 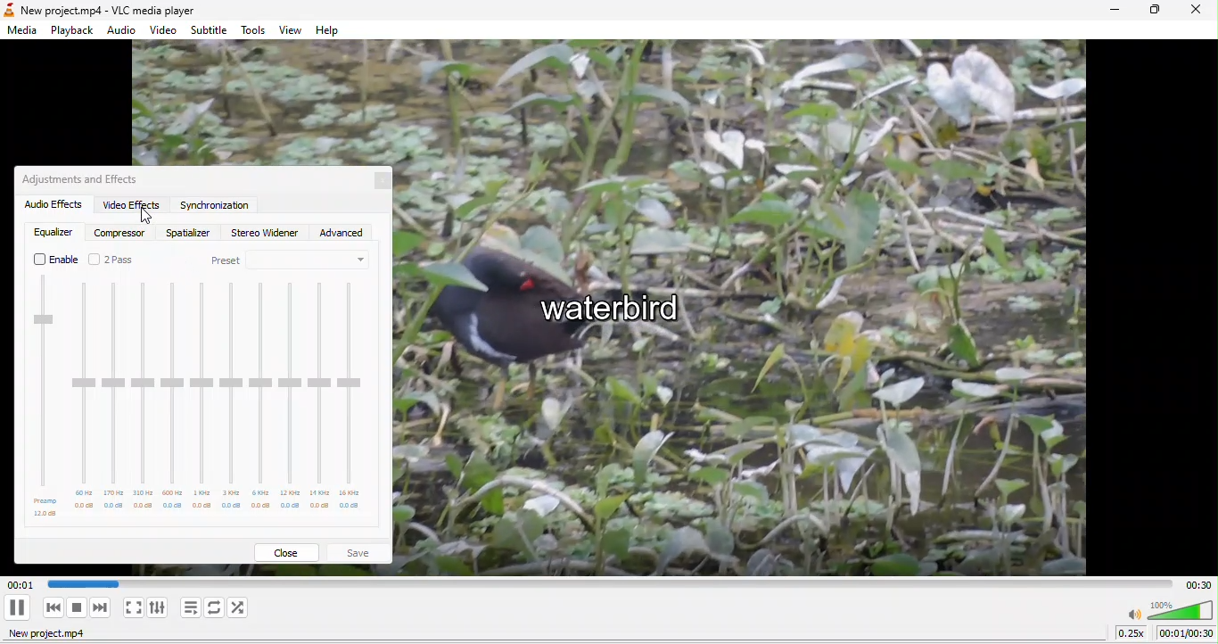 What do you see at coordinates (17, 607) in the screenshot?
I see `play` at bounding box center [17, 607].